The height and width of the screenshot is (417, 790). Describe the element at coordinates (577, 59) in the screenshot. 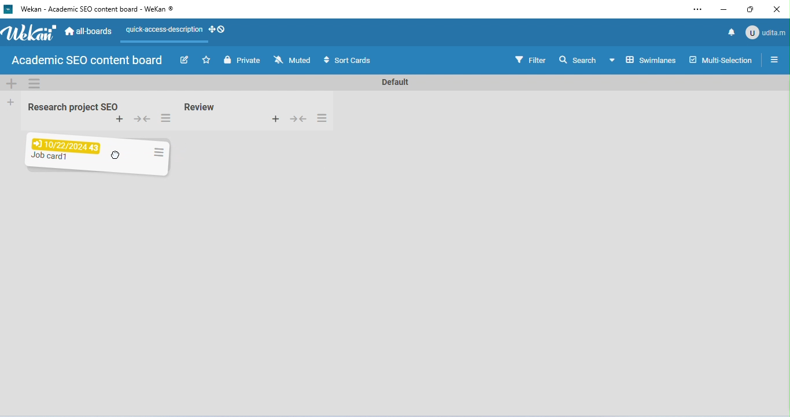

I see `search` at that location.